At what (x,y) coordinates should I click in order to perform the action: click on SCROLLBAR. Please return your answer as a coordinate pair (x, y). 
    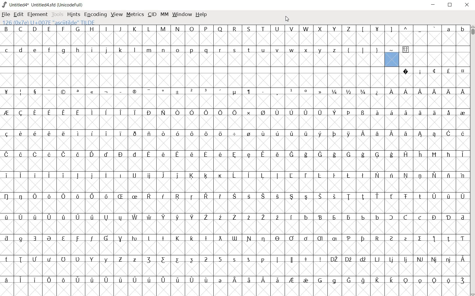
    Looking at the image, I should click on (472, 161).